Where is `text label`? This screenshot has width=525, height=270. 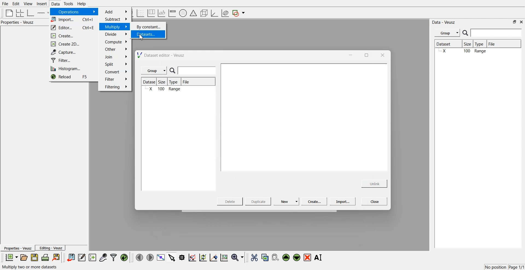 text label is located at coordinates (161, 13).